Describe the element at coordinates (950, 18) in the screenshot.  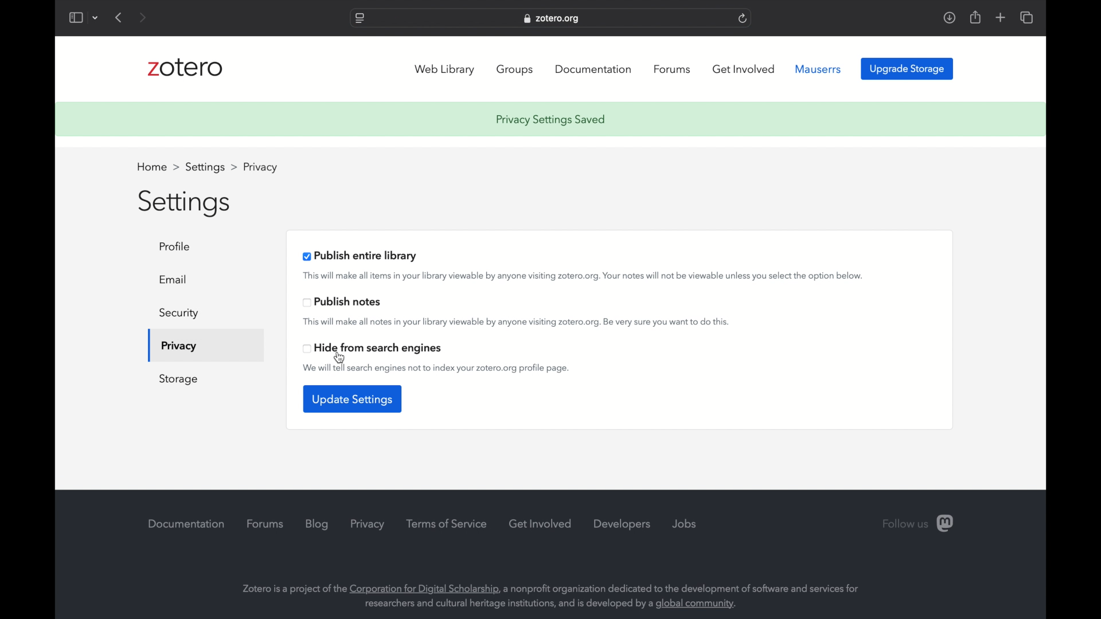
I see `download` at that location.